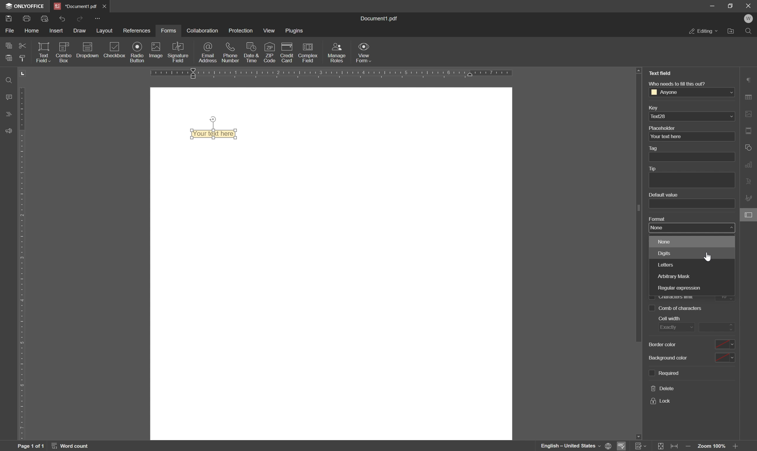 The image size is (757, 451). I want to click on find, so click(750, 31).